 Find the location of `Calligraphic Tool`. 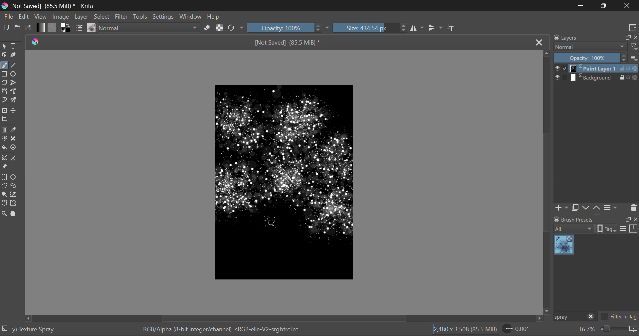

Calligraphic Tool is located at coordinates (14, 55).